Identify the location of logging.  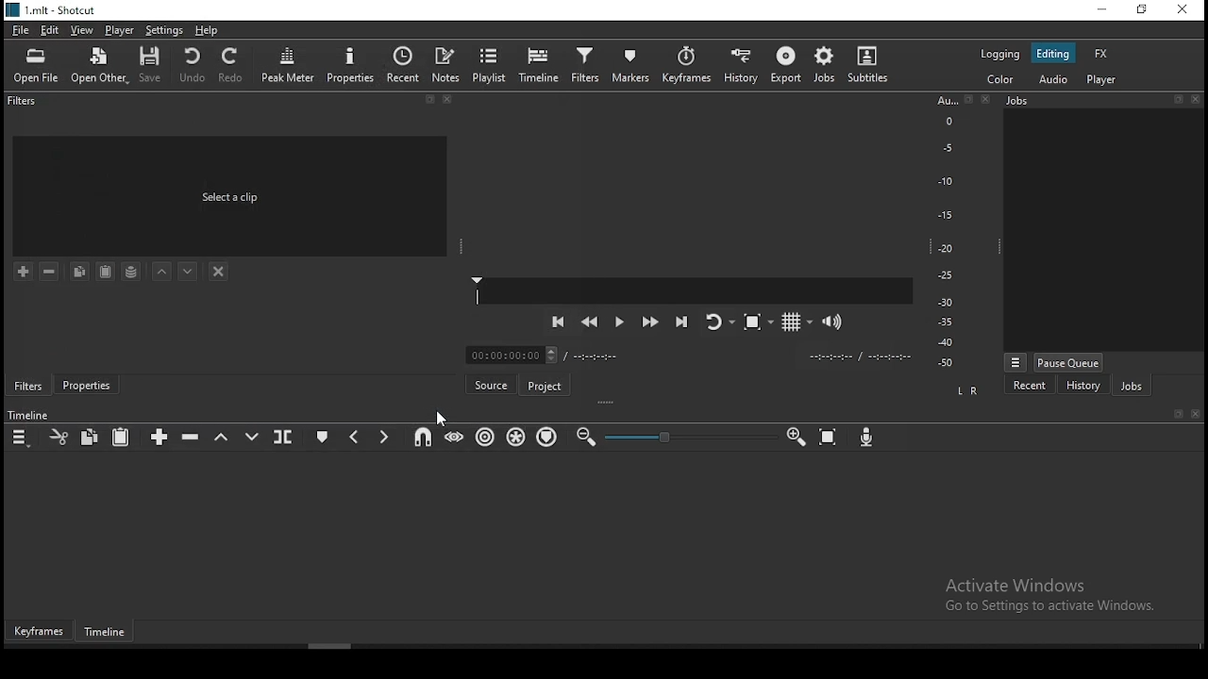
(998, 54).